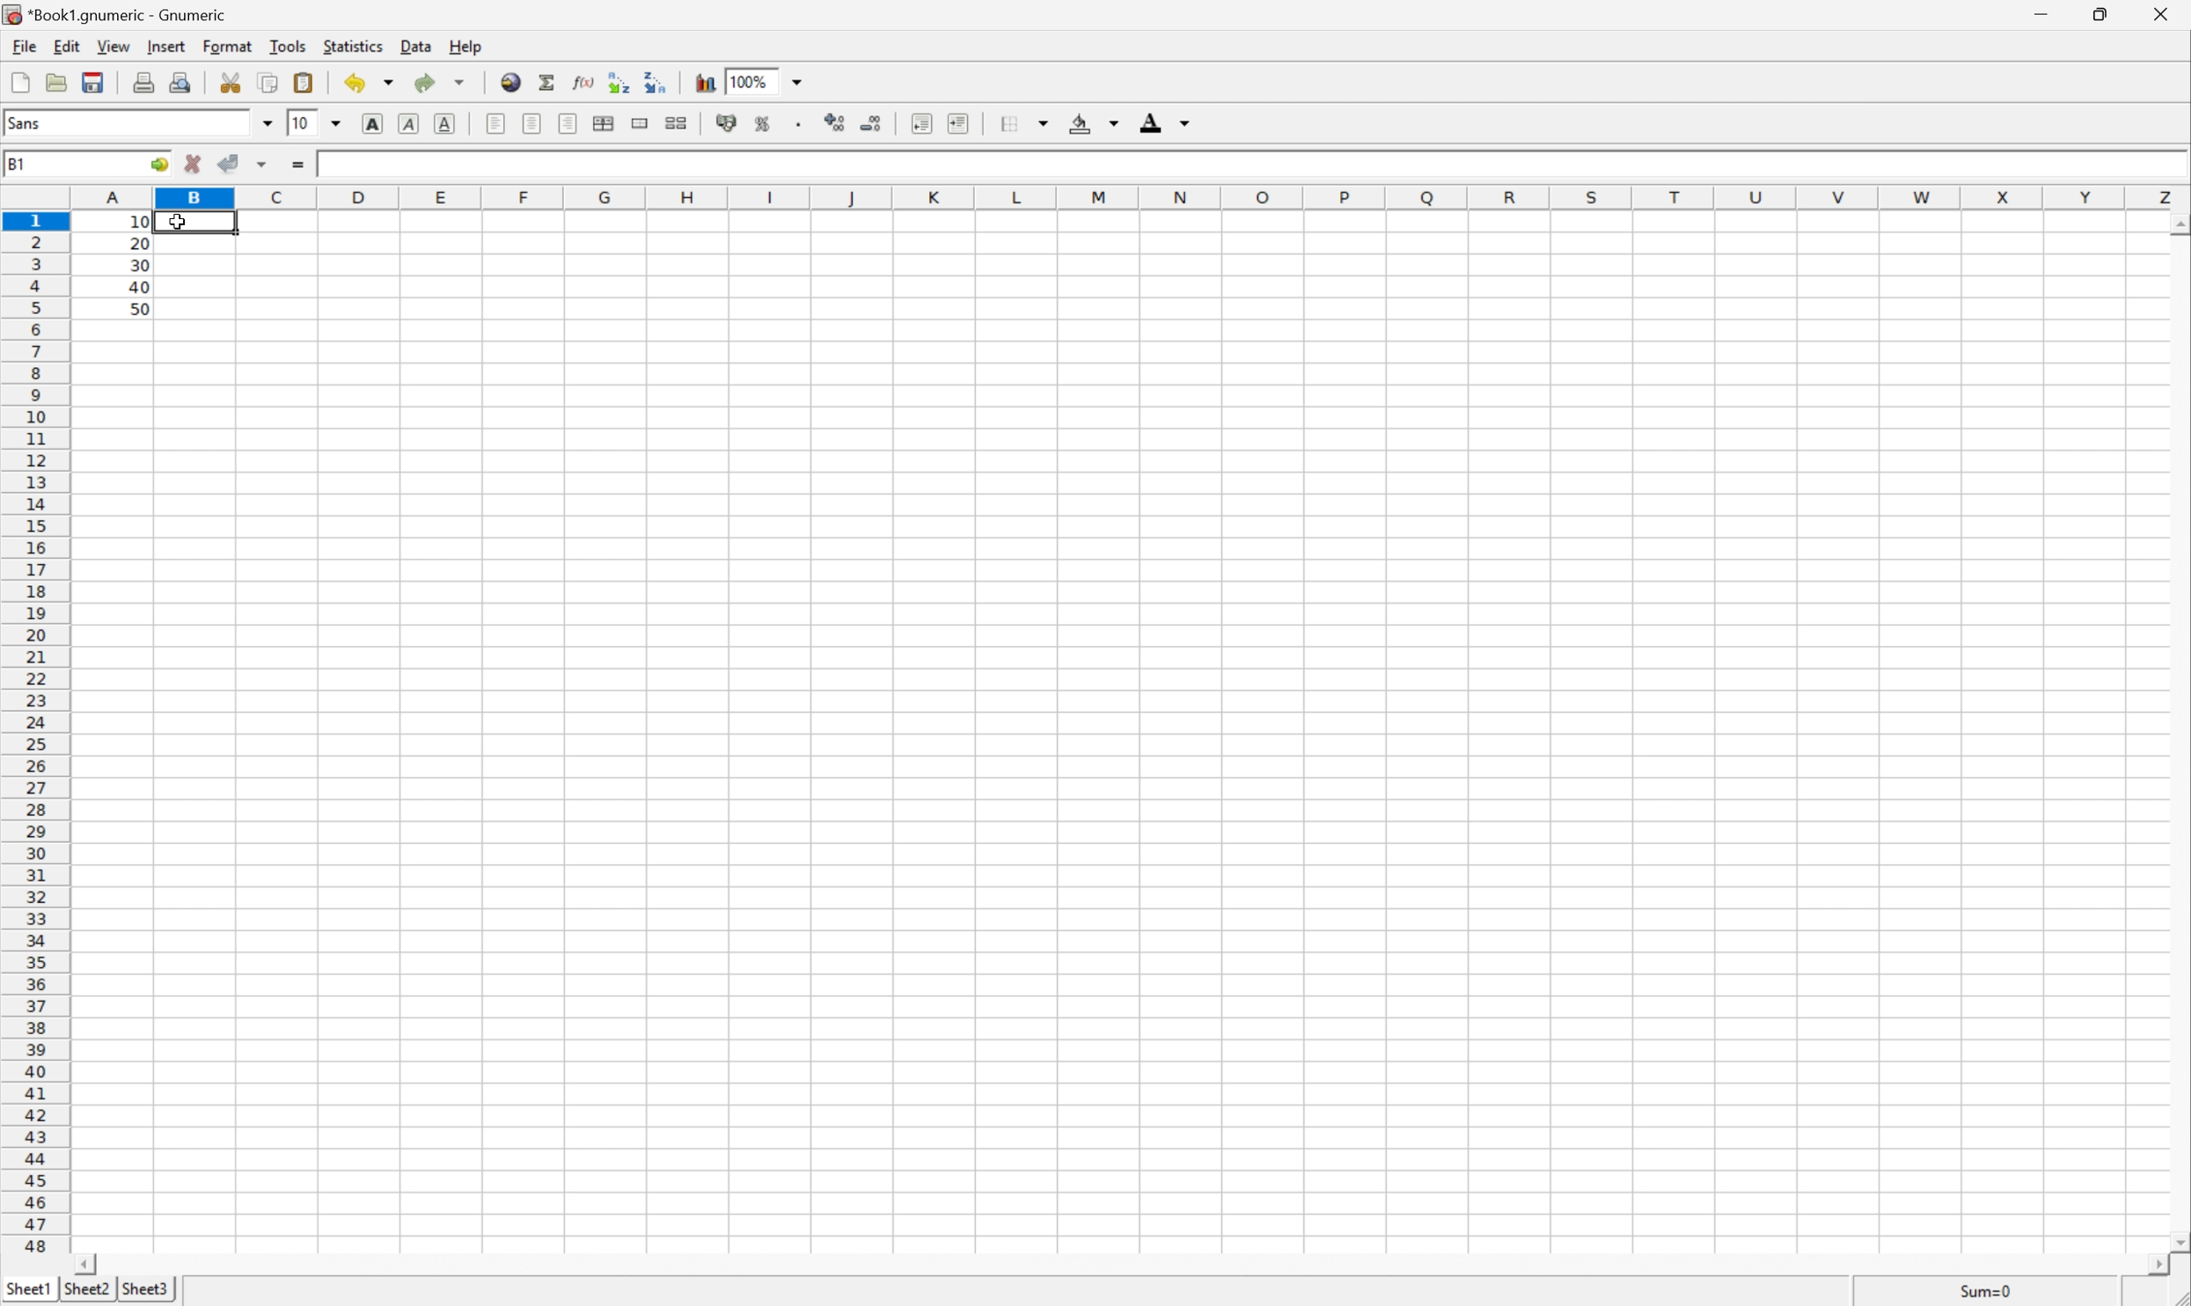  What do you see at coordinates (141, 265) in the screenshot?
I see `30` at bounding box center [141, 265].